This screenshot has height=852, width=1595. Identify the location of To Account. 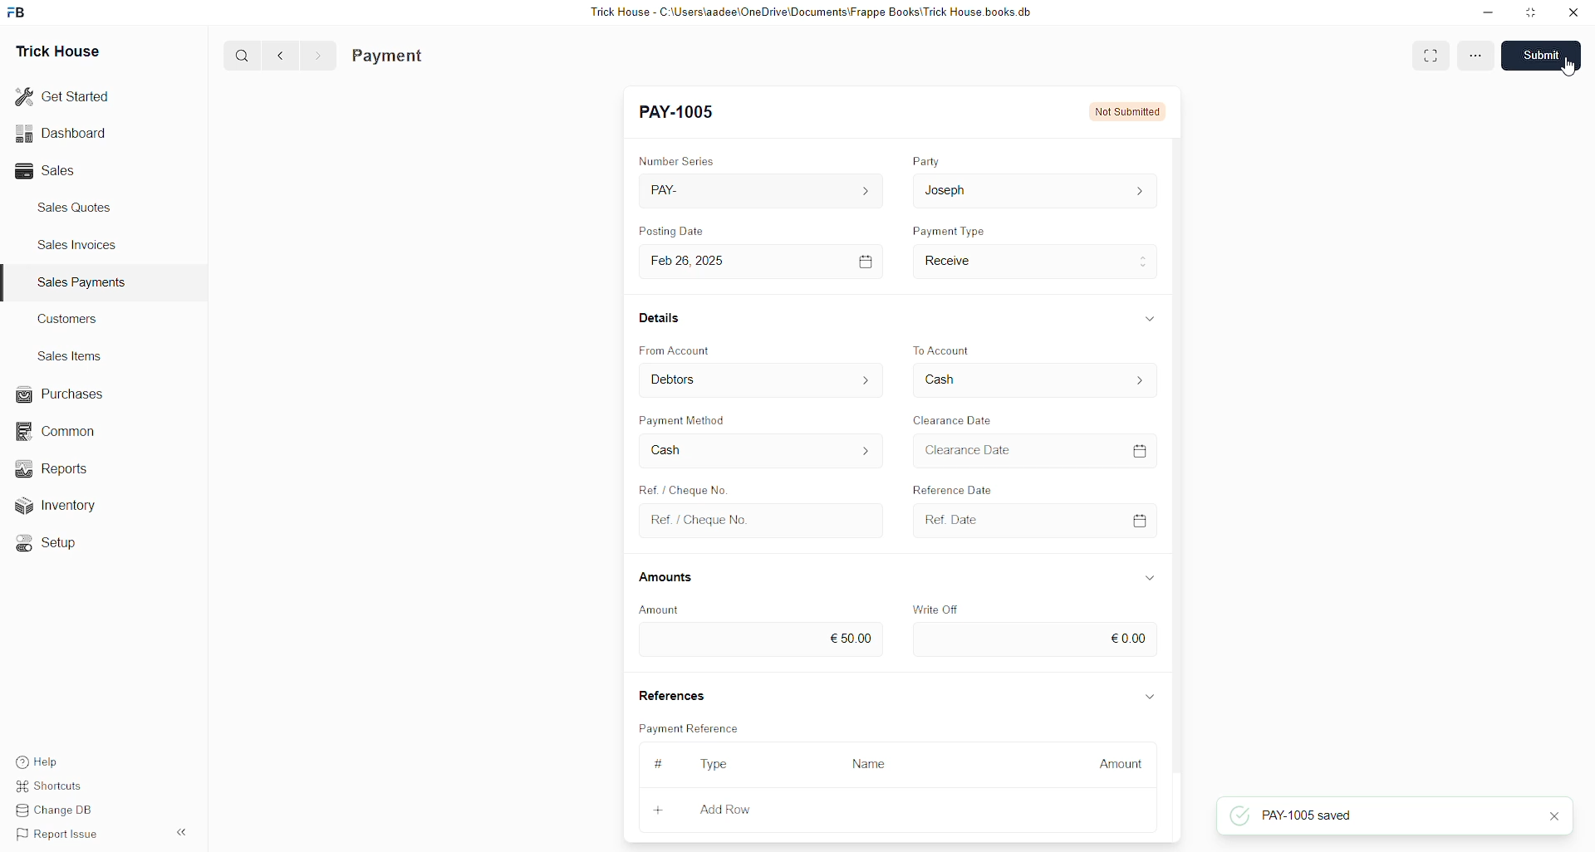
(944, 350).